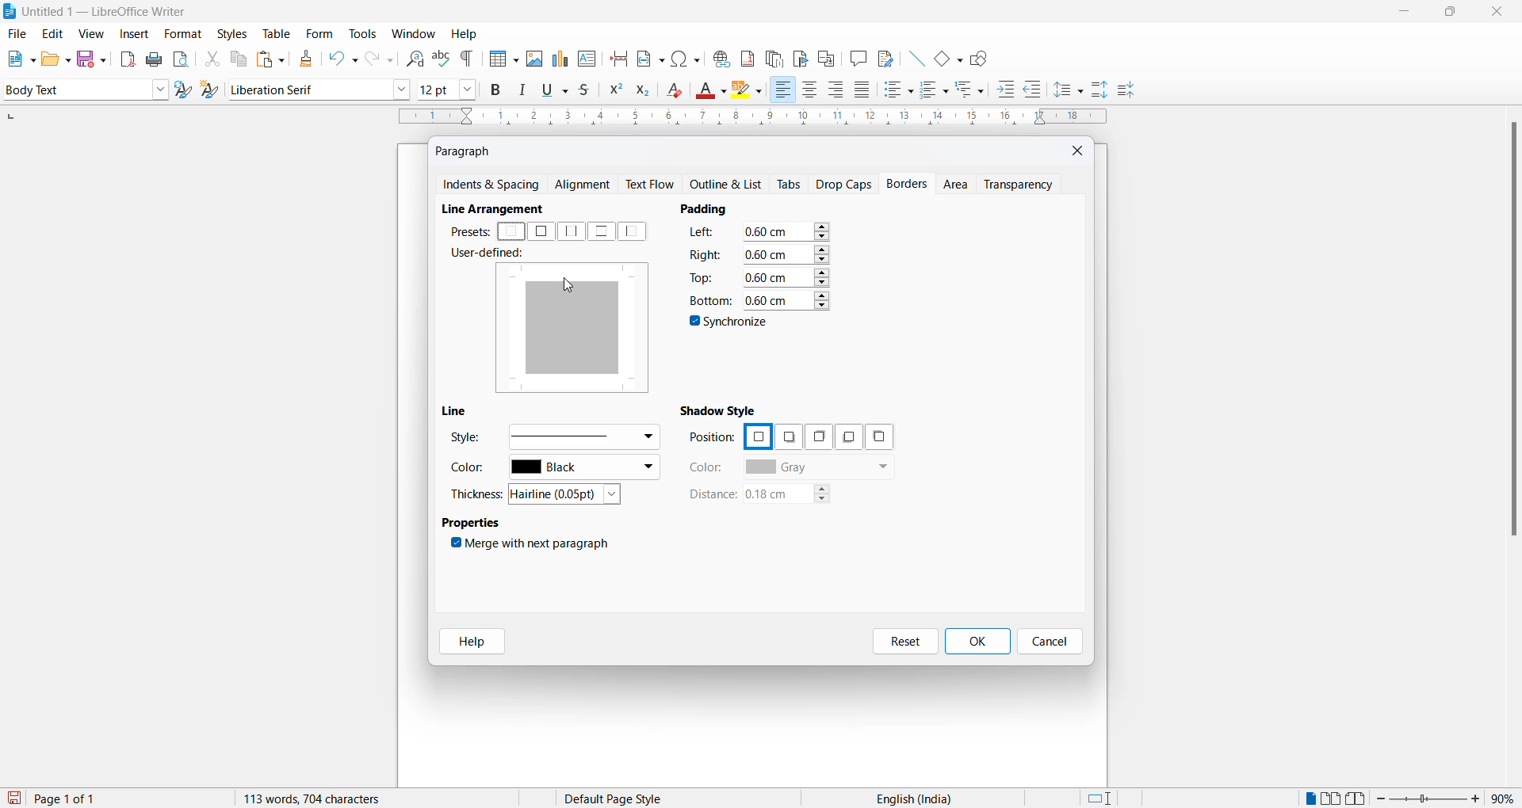 The height and width of the screenshot is (808, 1522). I want to click on view, so click(94, 33).